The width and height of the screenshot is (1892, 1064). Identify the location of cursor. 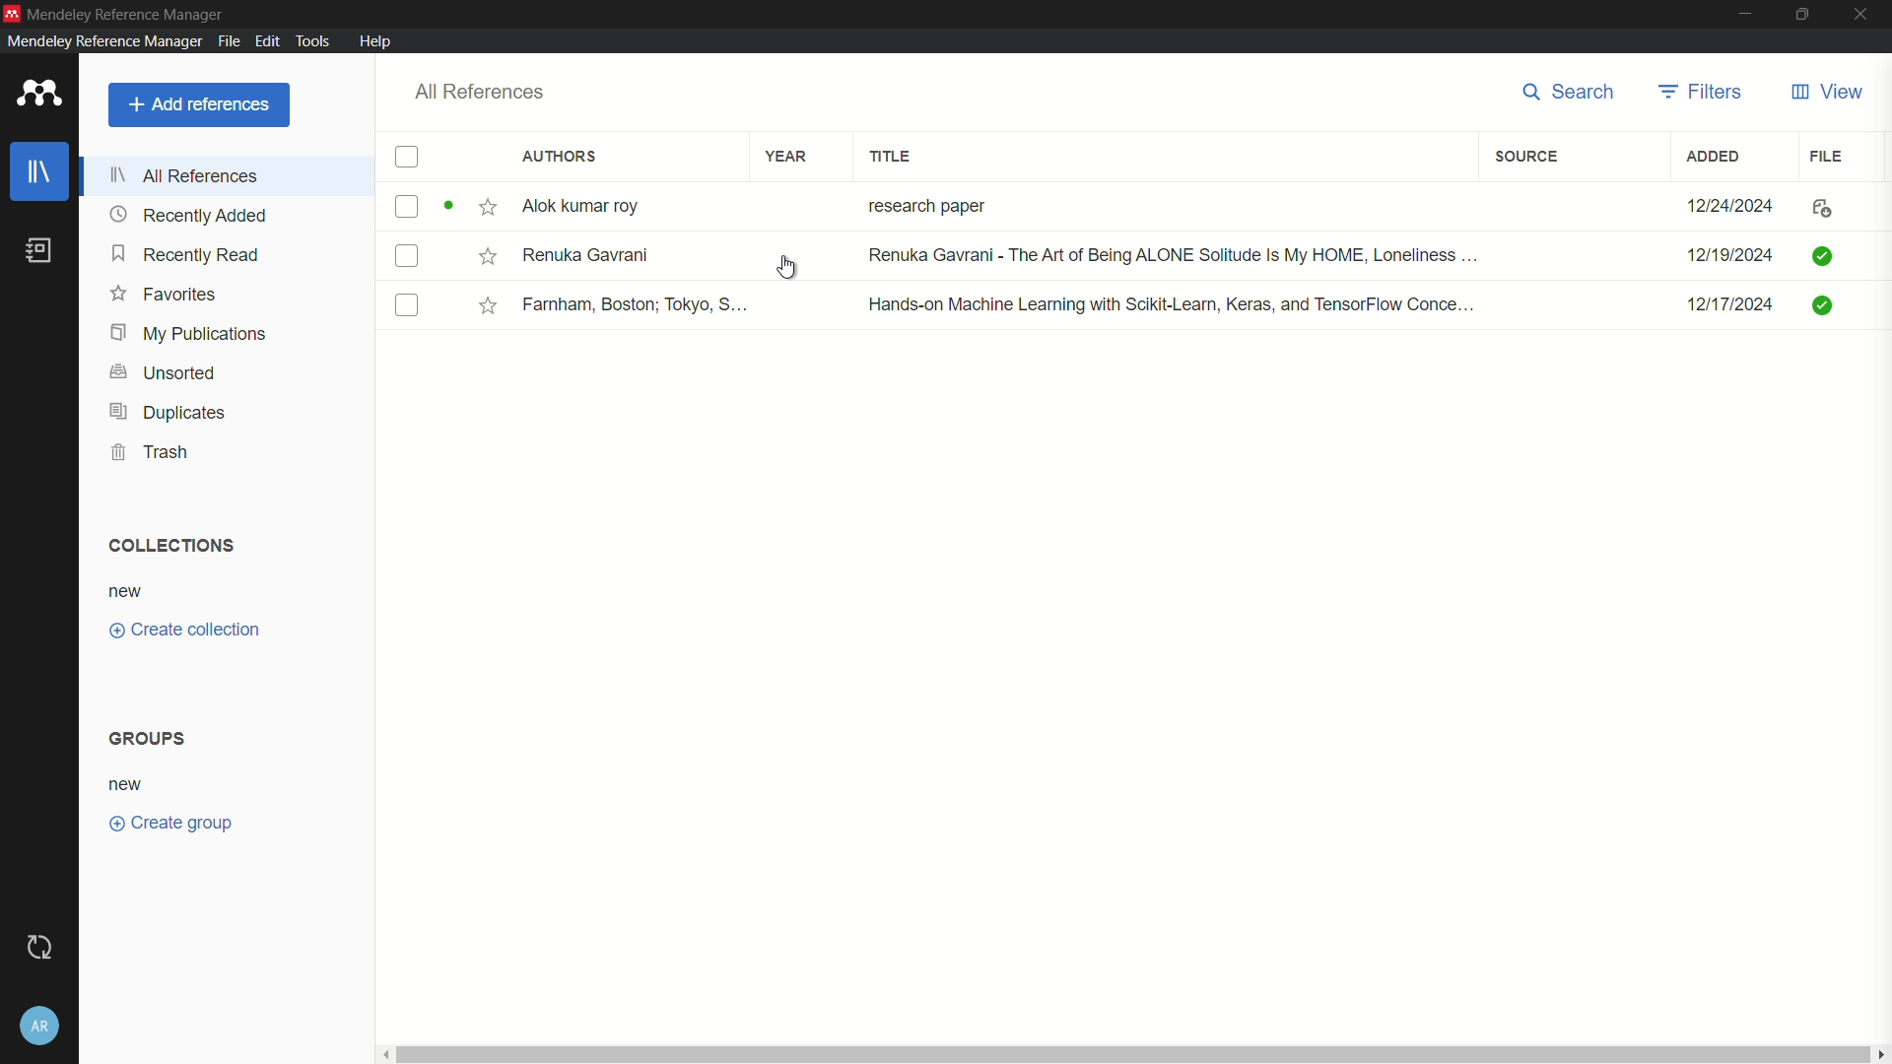
(791, 264).